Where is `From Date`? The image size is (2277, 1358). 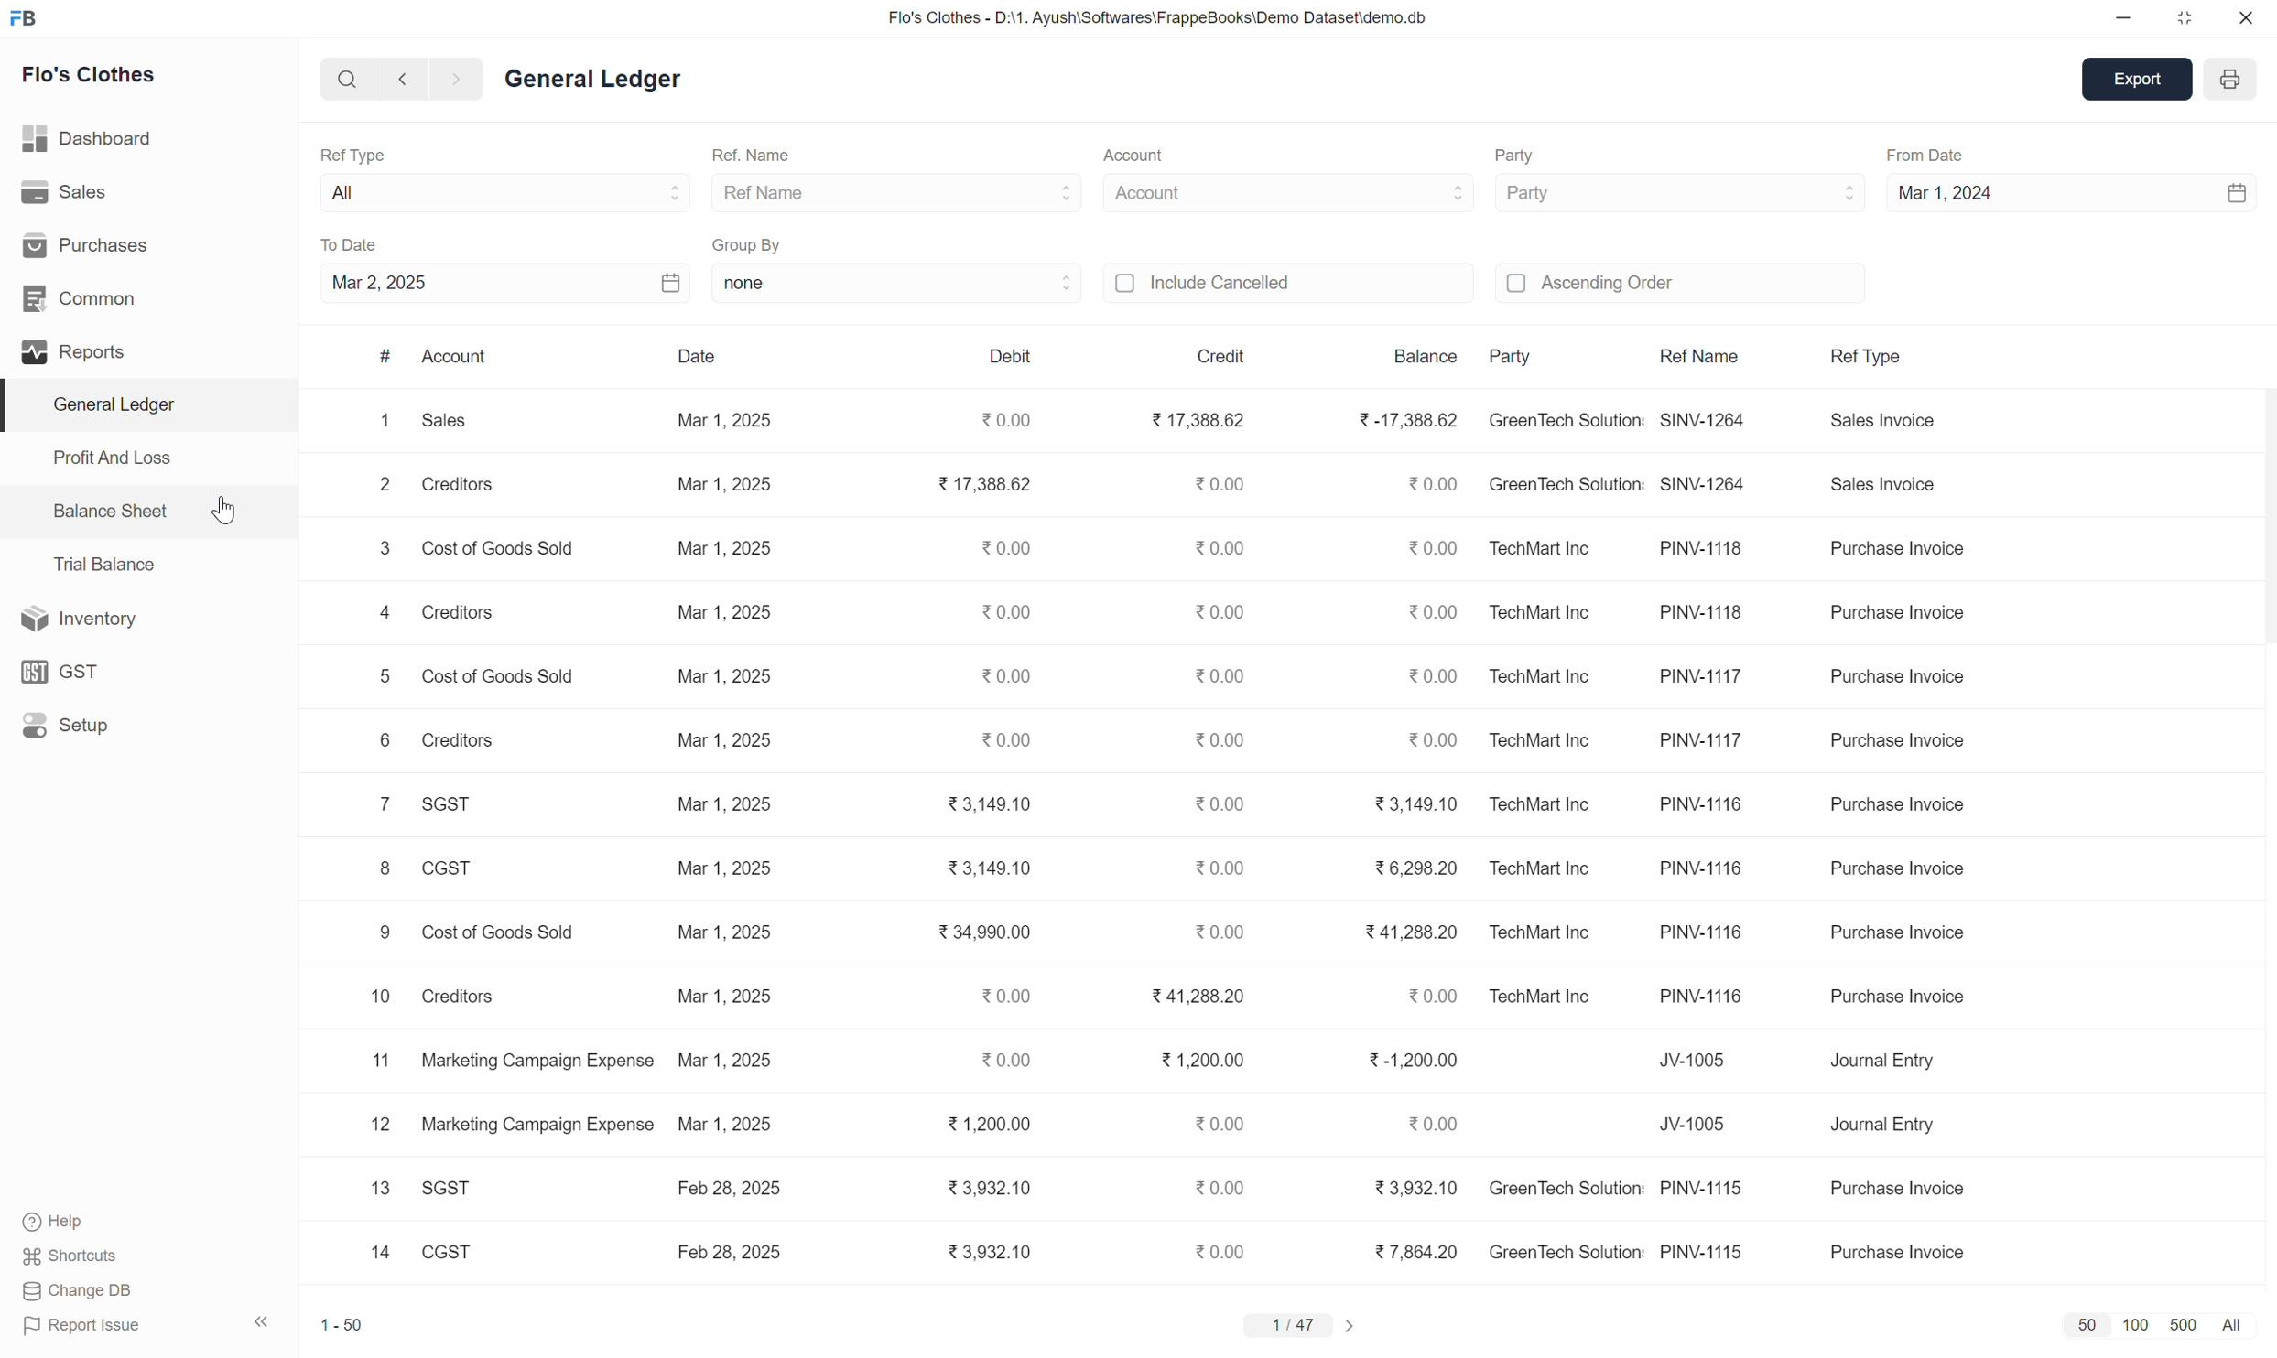 From Date is located at coordinates (1935, 150).